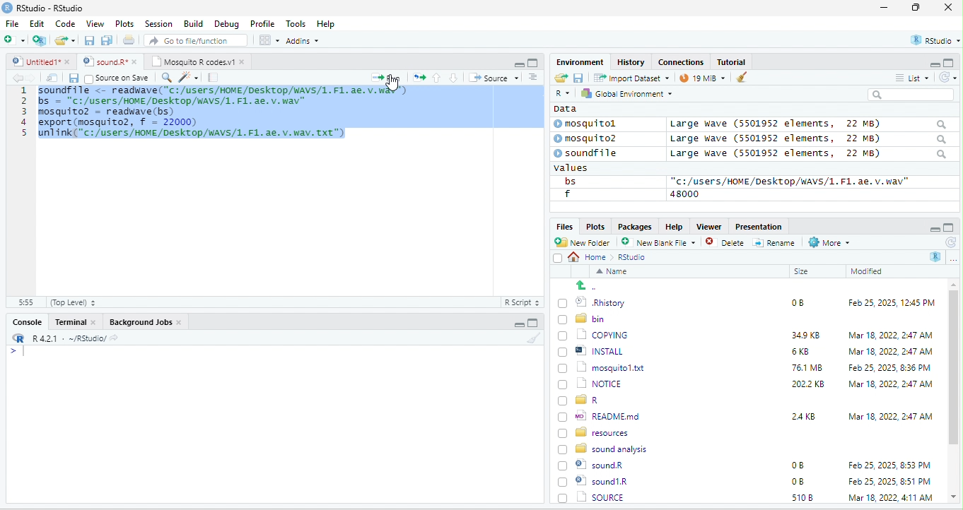 The width and height of the screenshot is (963, 510). Describe the element at coordinates (130, 42) in the screenshot. I see `open` at that location.